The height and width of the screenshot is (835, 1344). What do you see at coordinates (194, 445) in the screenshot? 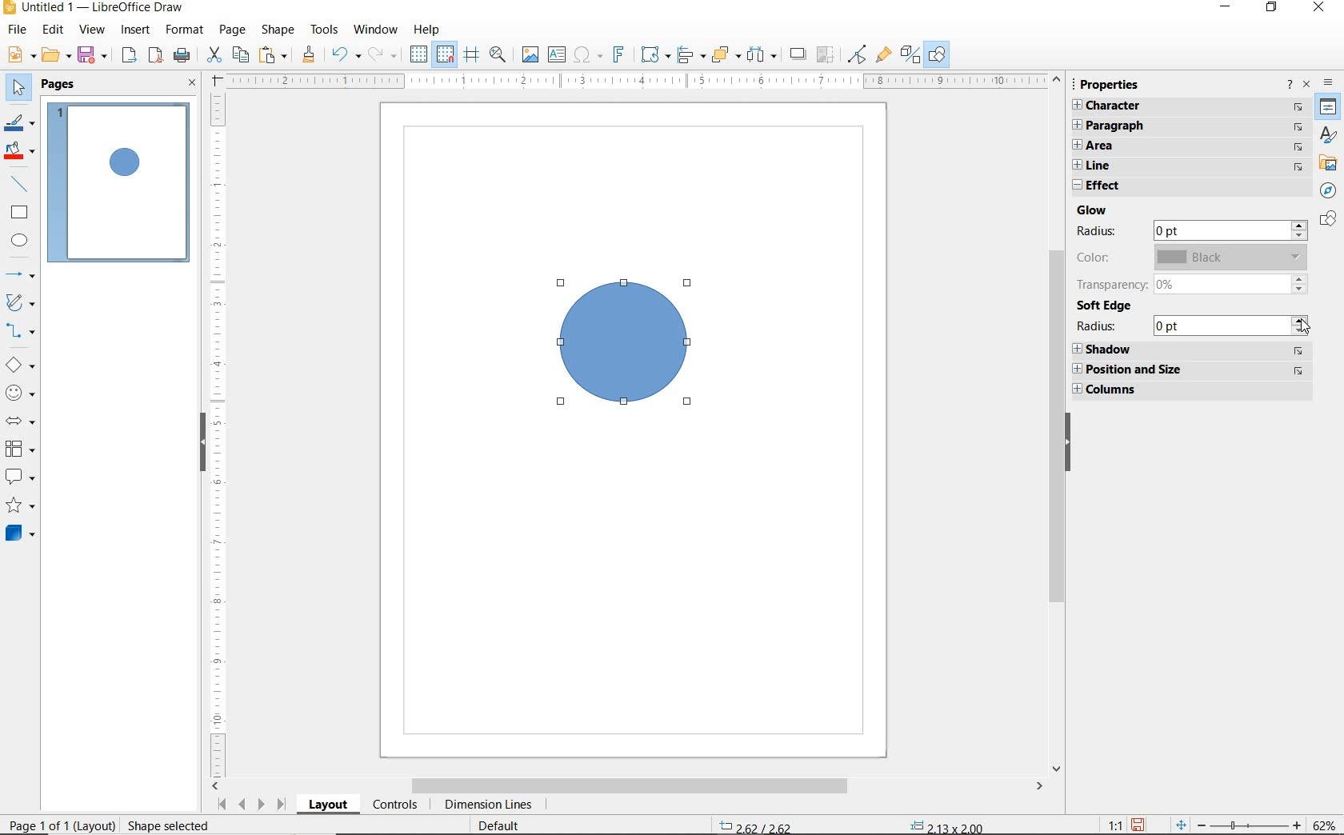
I see `hide` at bounding box center [194, 445].